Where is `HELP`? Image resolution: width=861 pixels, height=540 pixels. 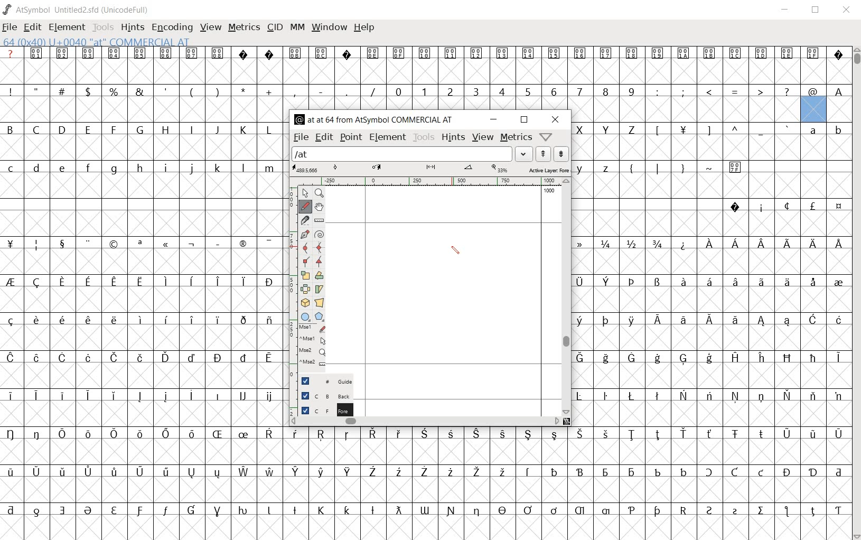
HELP is located at coordinates (364, 28).